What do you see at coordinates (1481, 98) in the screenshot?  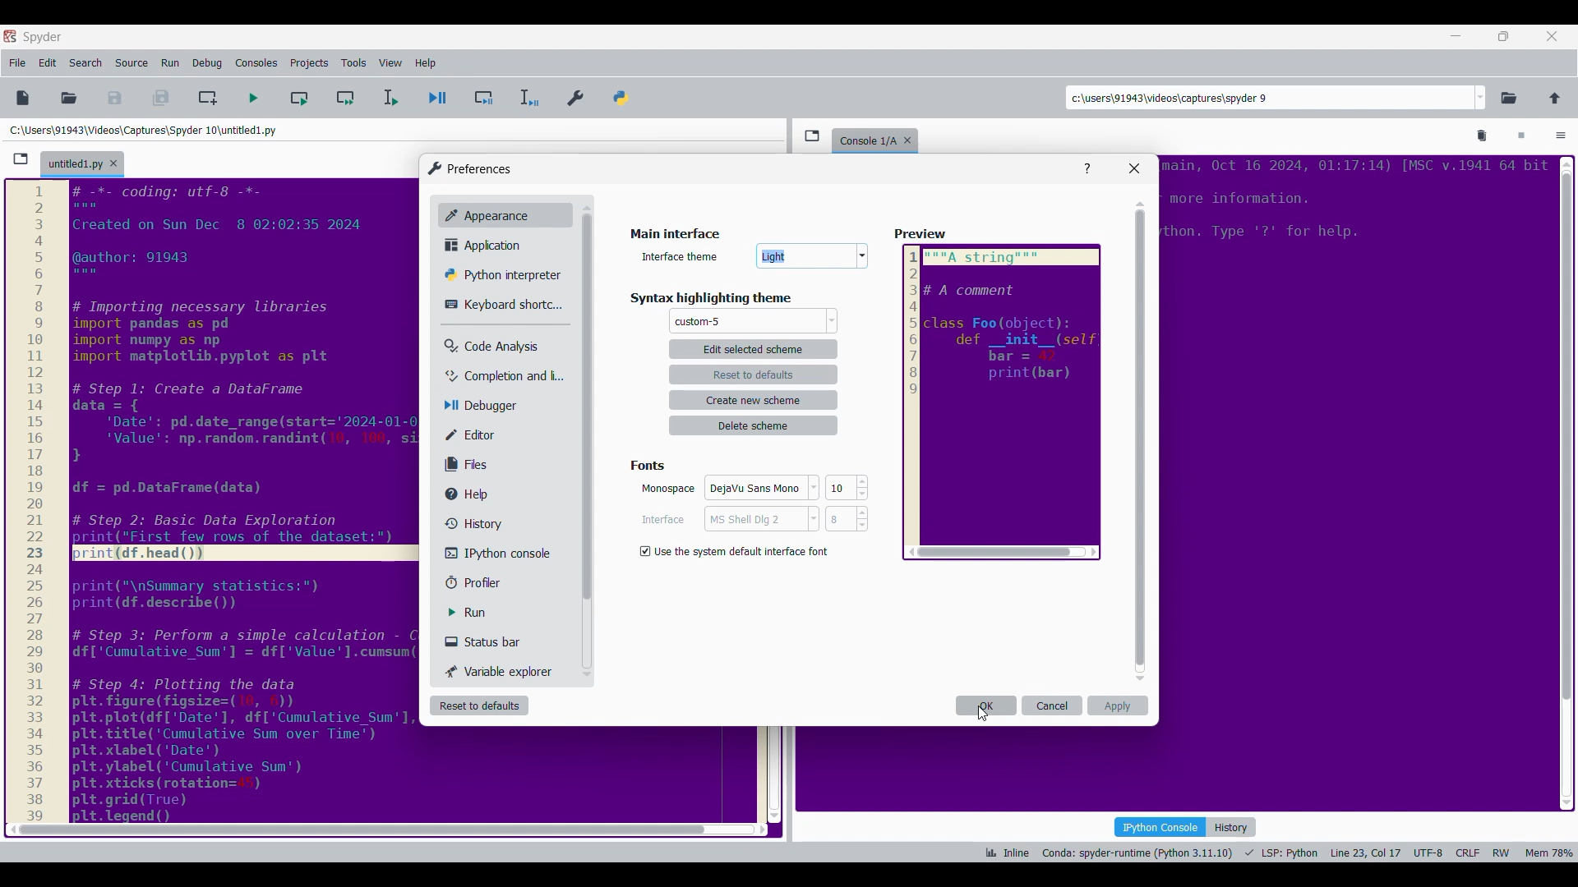 I see `Location options` at bounding box center [1481, 98].